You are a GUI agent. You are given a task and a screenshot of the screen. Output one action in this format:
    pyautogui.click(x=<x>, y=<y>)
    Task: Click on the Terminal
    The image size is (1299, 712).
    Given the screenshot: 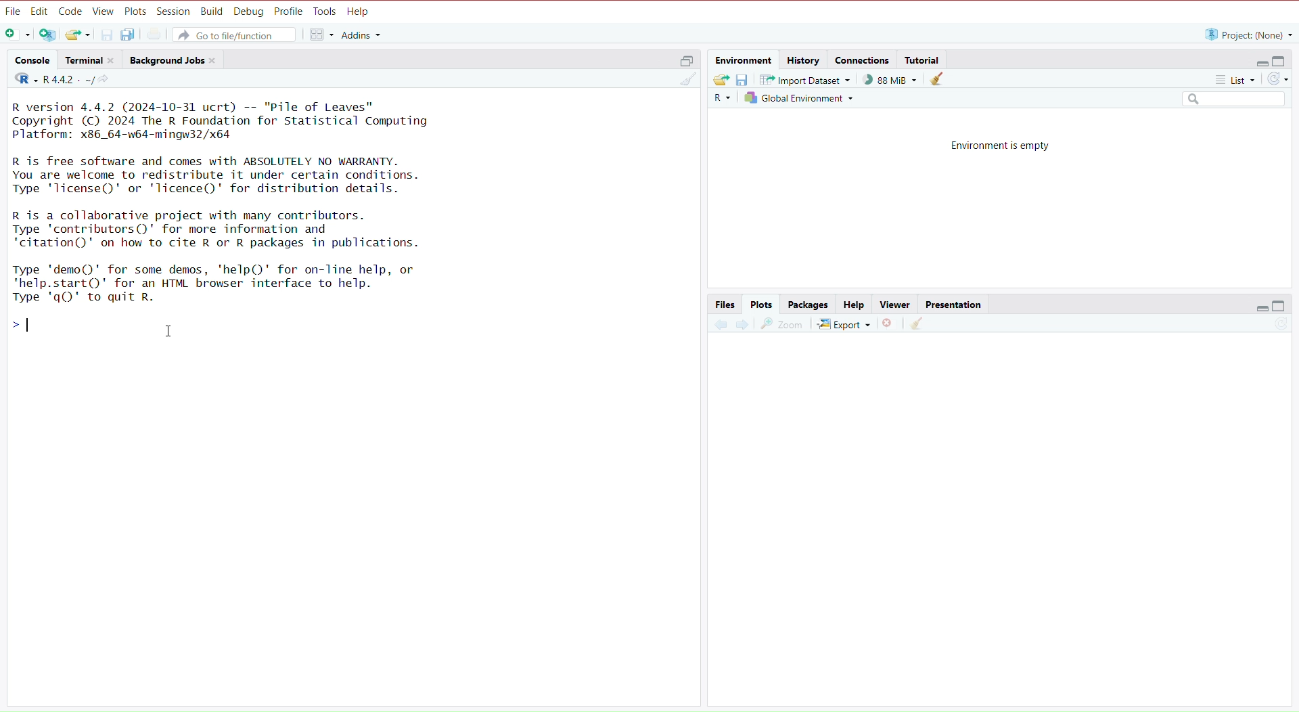 What is the action you would take?
    pyautogui.click(x=88, y=60)
    